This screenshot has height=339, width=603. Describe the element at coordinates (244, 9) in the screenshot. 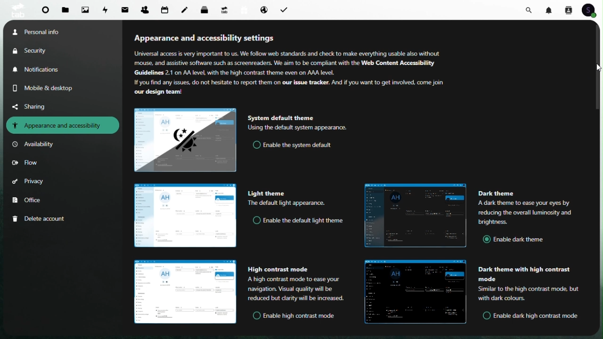

I see `free trail` at that location.